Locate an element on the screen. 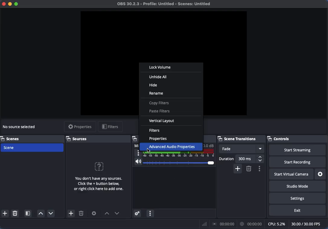 Image resolution: width=328 pixels, height=229 pixels. Scene transitions is located at coordinates (240, 138).